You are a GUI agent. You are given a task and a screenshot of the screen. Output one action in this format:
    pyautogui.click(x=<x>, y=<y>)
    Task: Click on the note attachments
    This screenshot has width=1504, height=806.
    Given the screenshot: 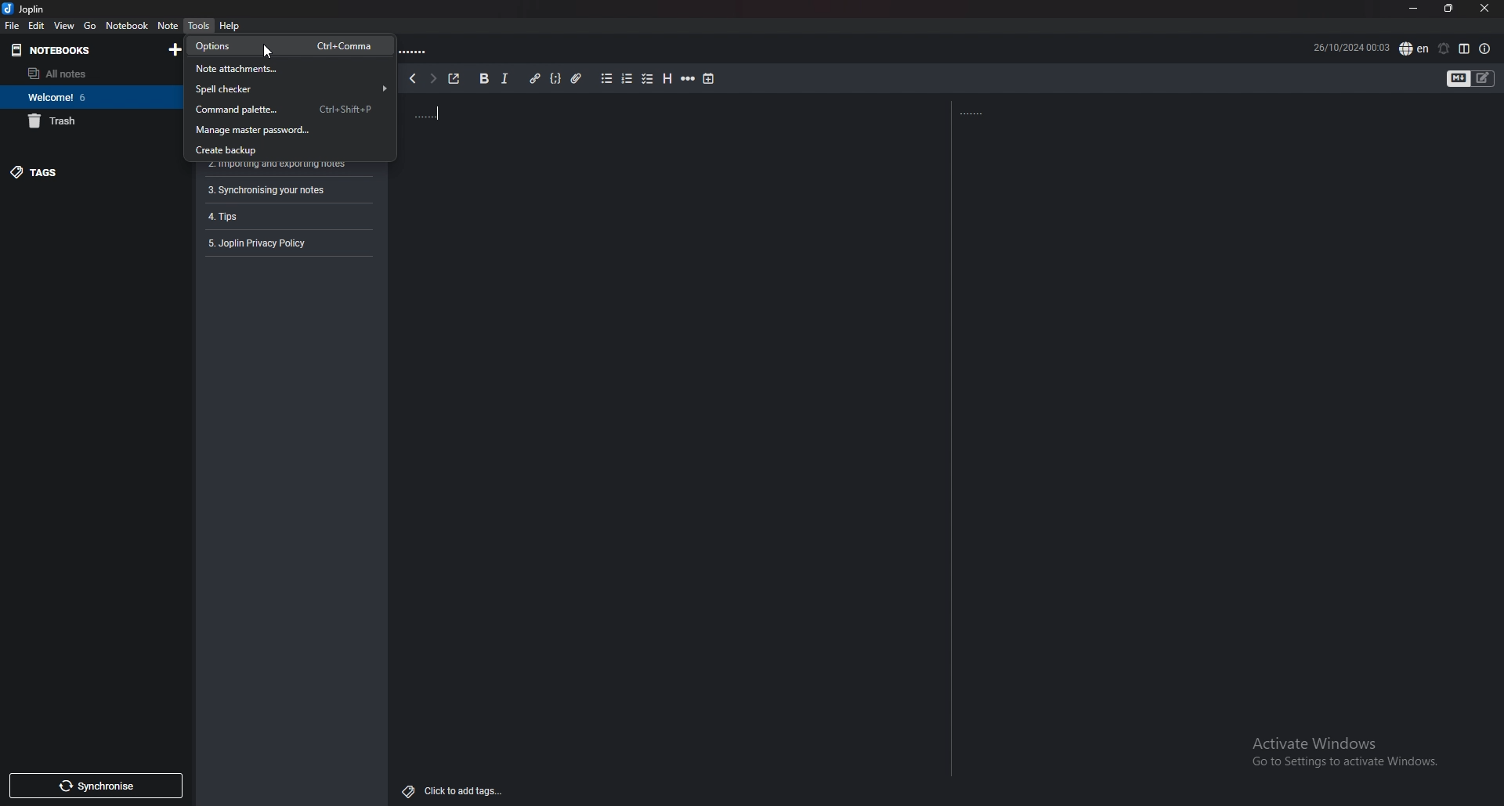 What is the action you would take?
    pyautogui.click(x=287, y=71)
    